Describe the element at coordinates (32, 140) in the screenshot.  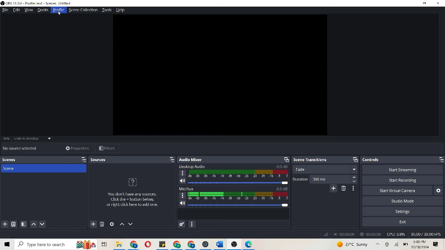
I see `scale to window` at that location.